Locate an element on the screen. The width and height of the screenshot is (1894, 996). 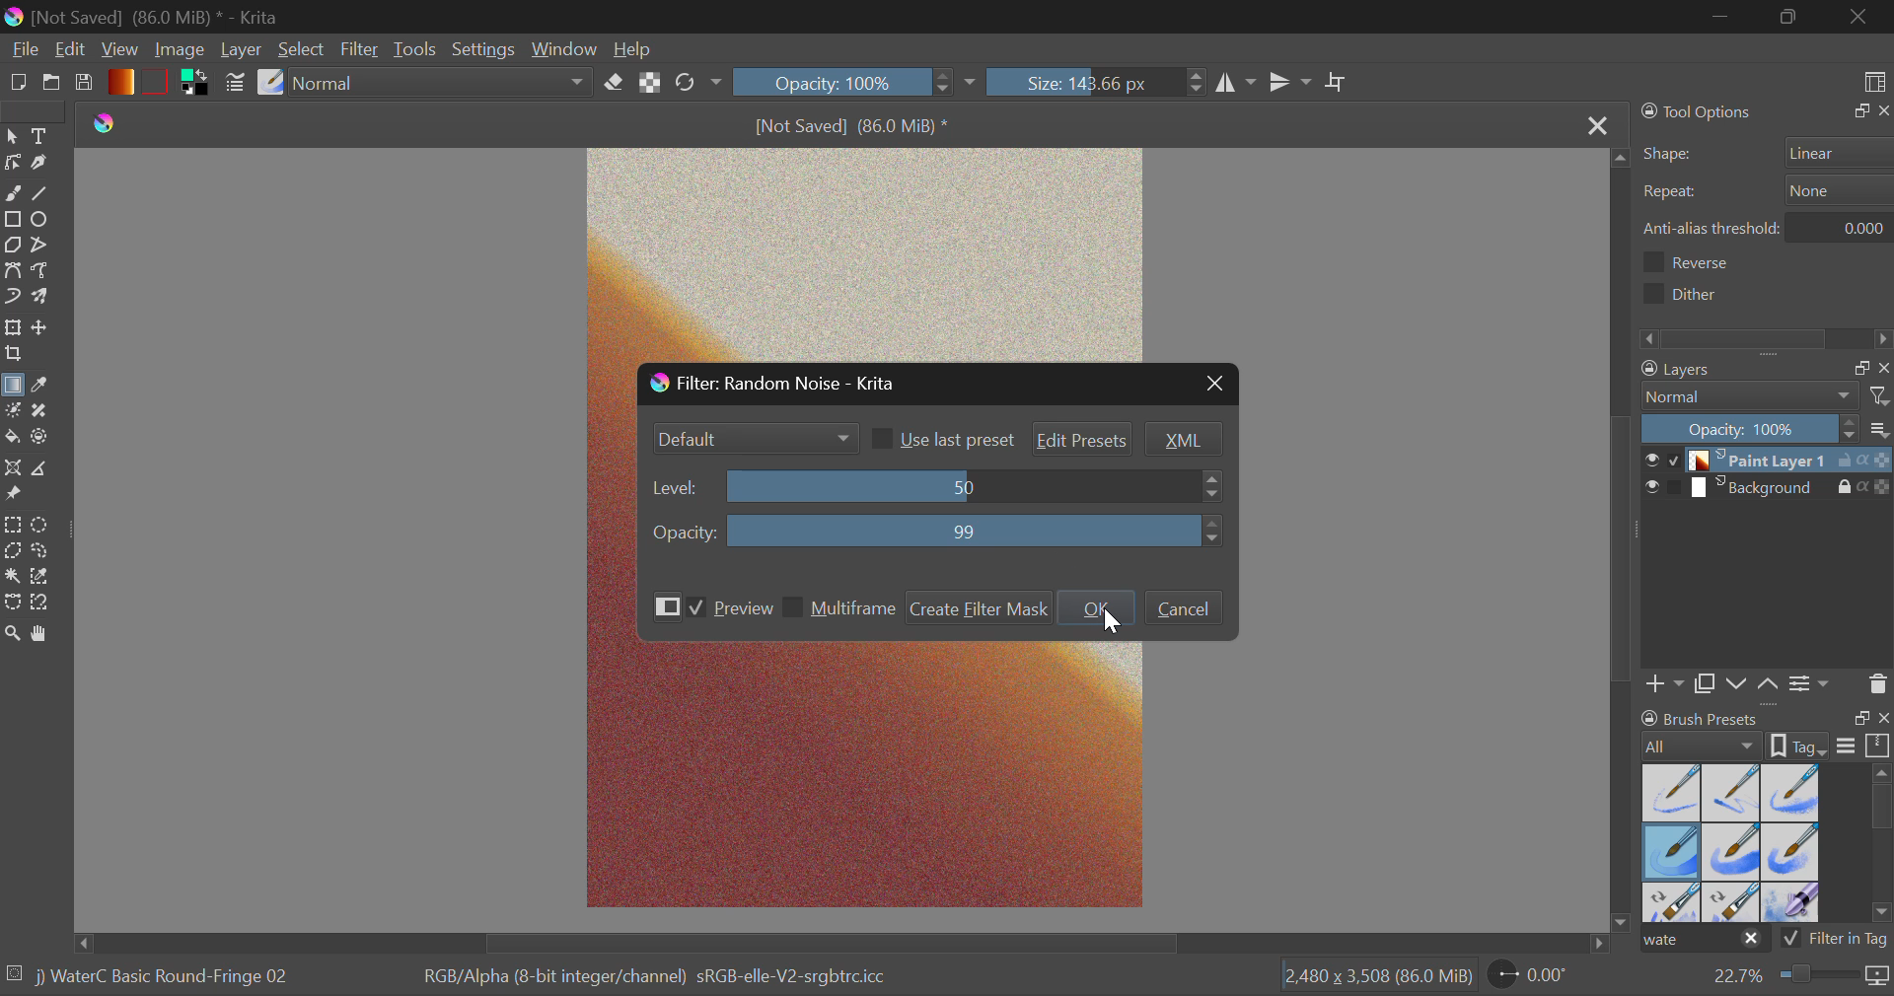
Cancel is located at coordinates (1187, 609).